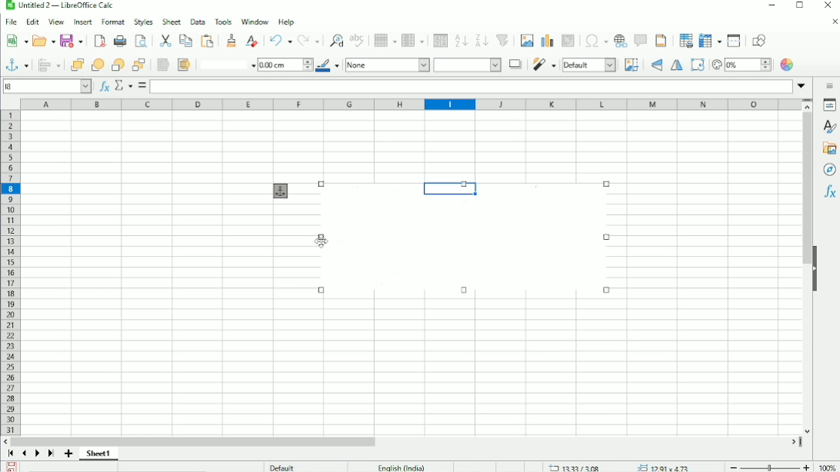 This screenshot has width=840, height=472. What do you see at coordinates (589, 65) in the screenshot?
I see `Image mode` at bounding box center [589, 65].